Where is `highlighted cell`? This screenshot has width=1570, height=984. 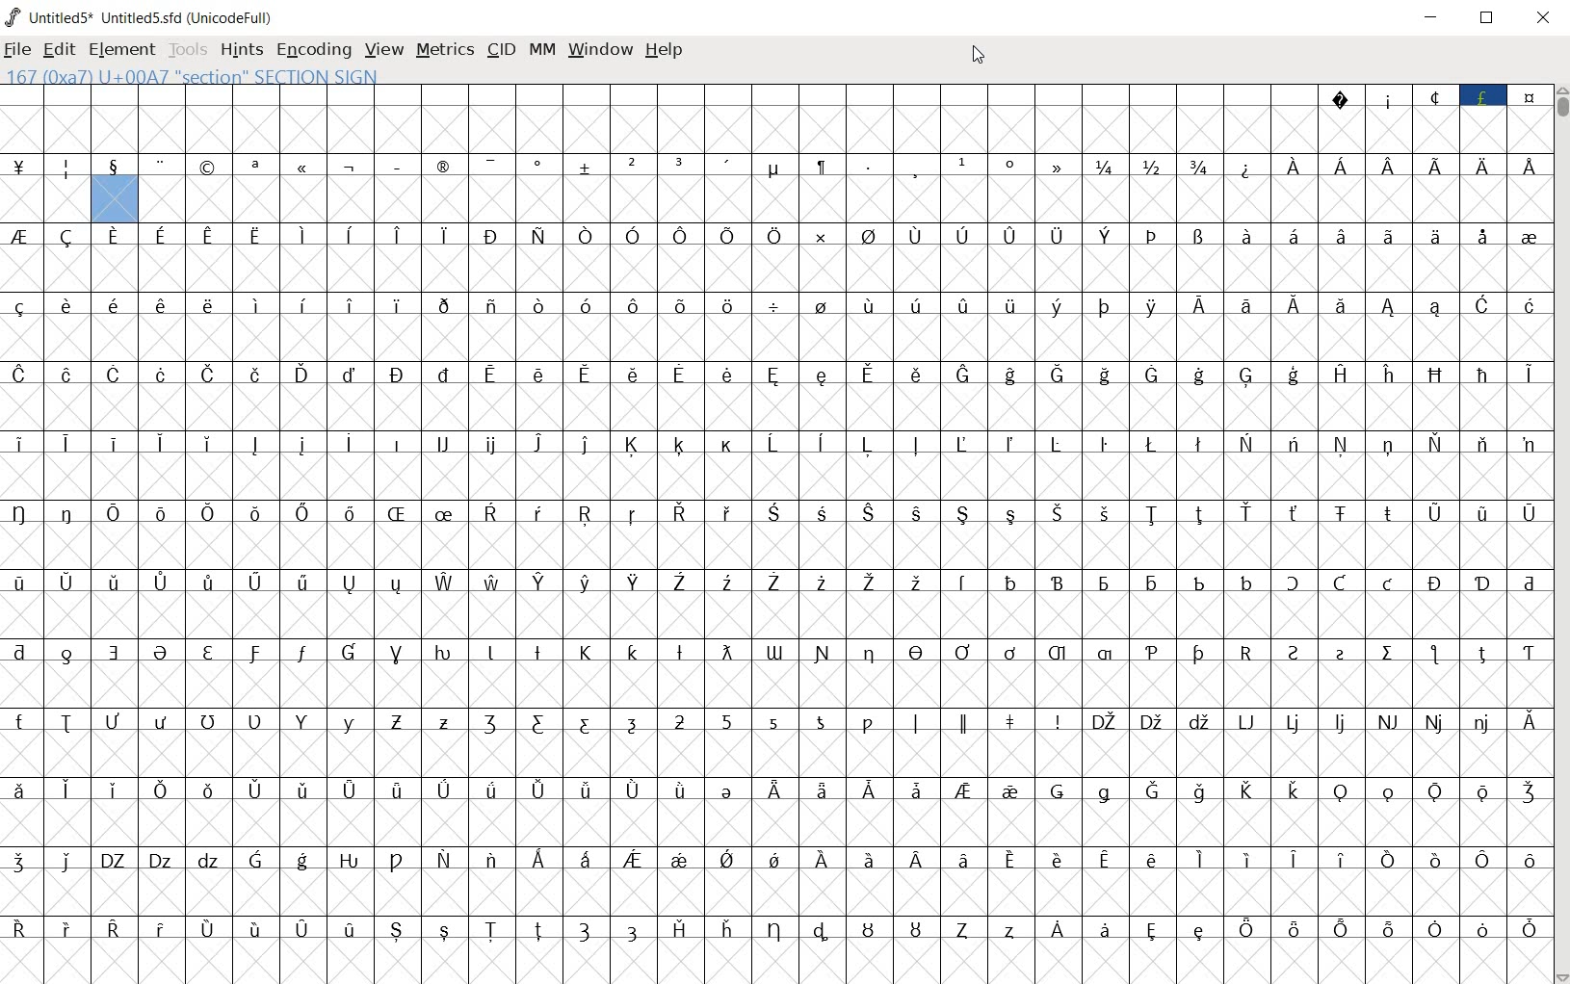 highlighted cell is located at coordinates (114, 200).